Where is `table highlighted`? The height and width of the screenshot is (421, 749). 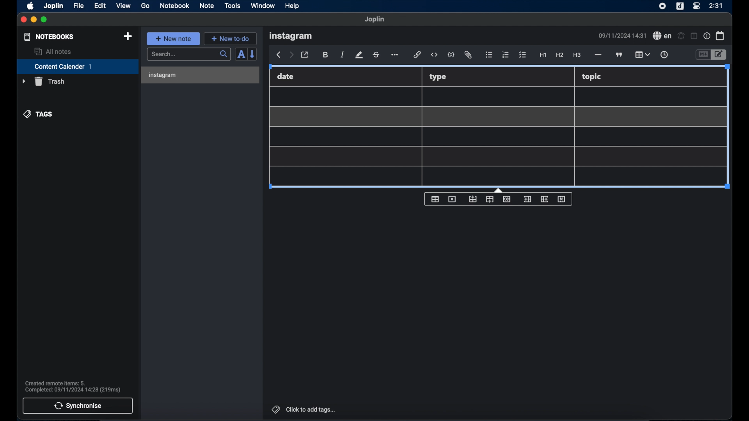 table highlighted is located at coordinates (642, 54).